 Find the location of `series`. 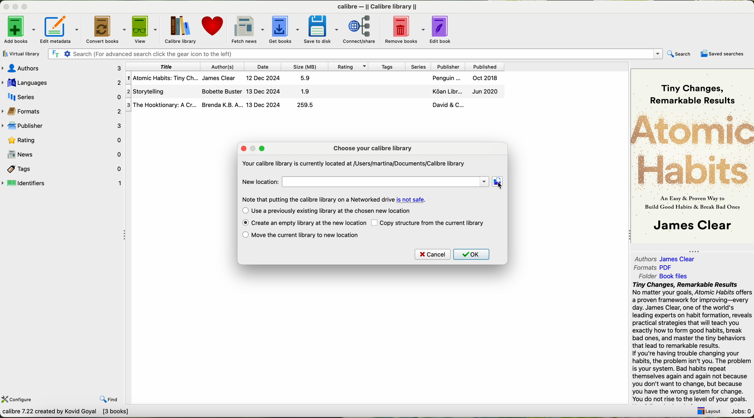

series is located at coordinates (62, 96).